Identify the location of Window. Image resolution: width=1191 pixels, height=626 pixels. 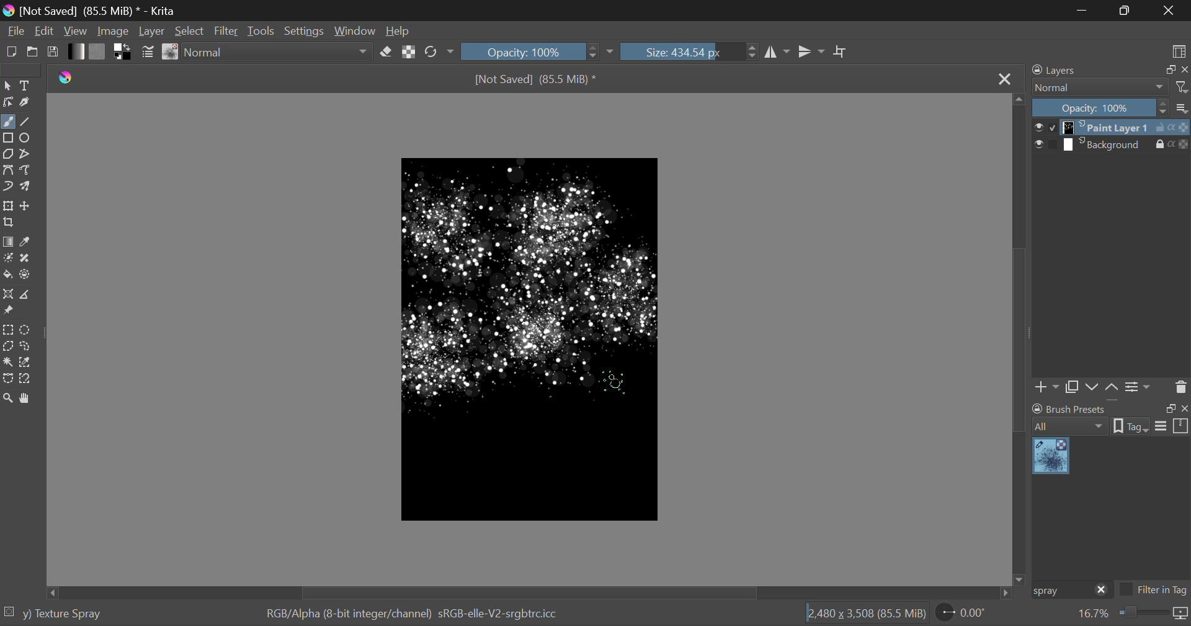
(357, 30).